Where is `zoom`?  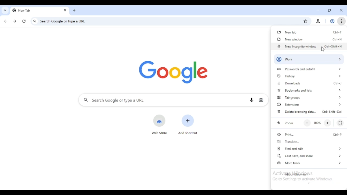 zoom is located at coordinates (285, 123).